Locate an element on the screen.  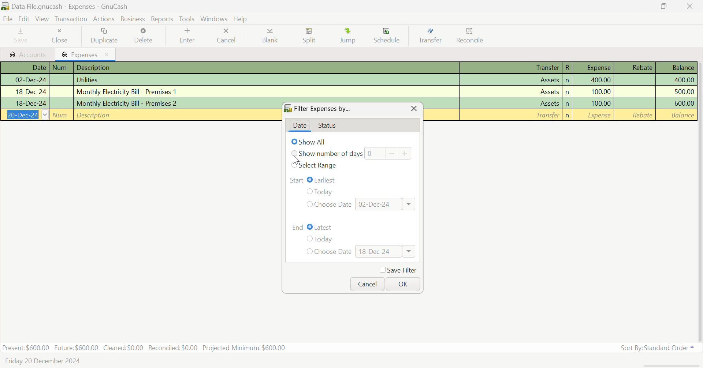
Help is located at coordinates (240, 19).